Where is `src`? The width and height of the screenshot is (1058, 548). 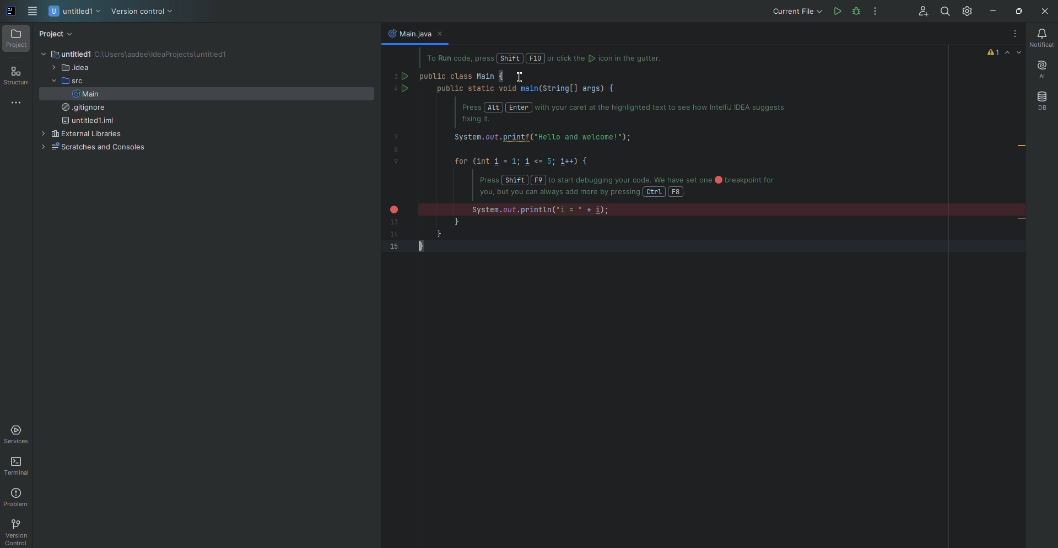 src is located at coordinates (64, 81).